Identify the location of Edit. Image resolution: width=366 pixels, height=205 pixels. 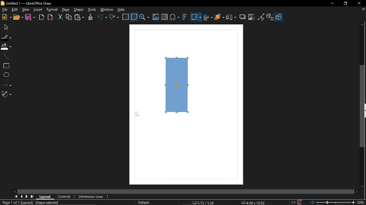
(14, 10).